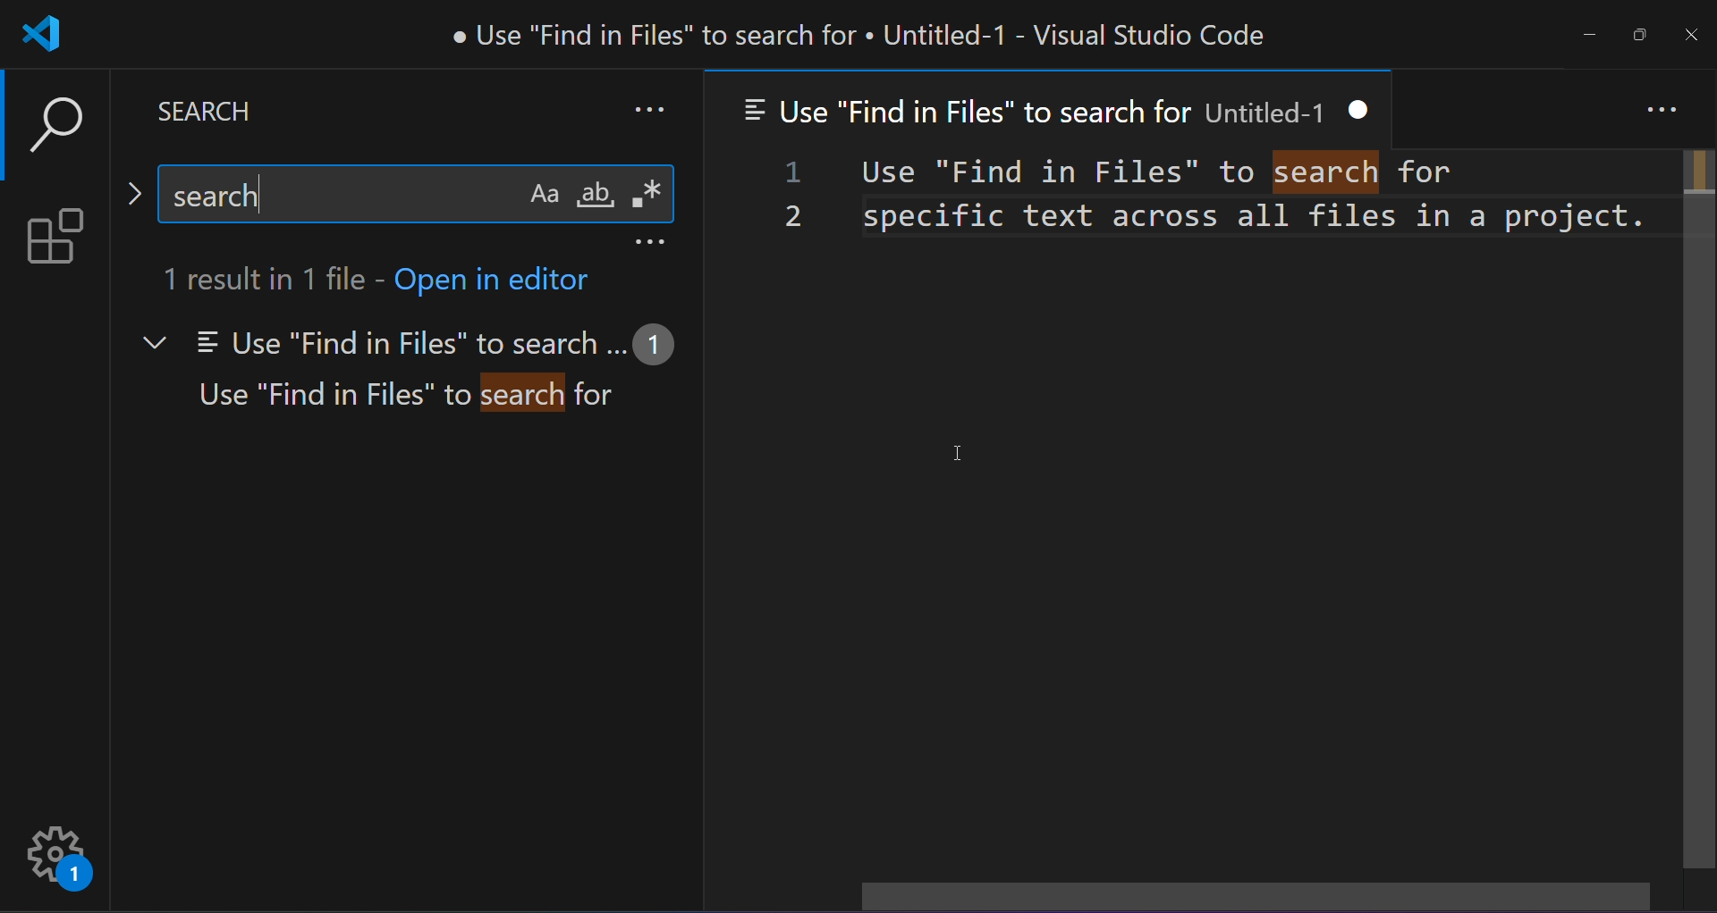 Image resolution: width=1717 pixels, height=913 pixels. What do you see at coordinates (1391, 110) in the screenshot?
I see `close tab` at bounding box center [1391, 110].